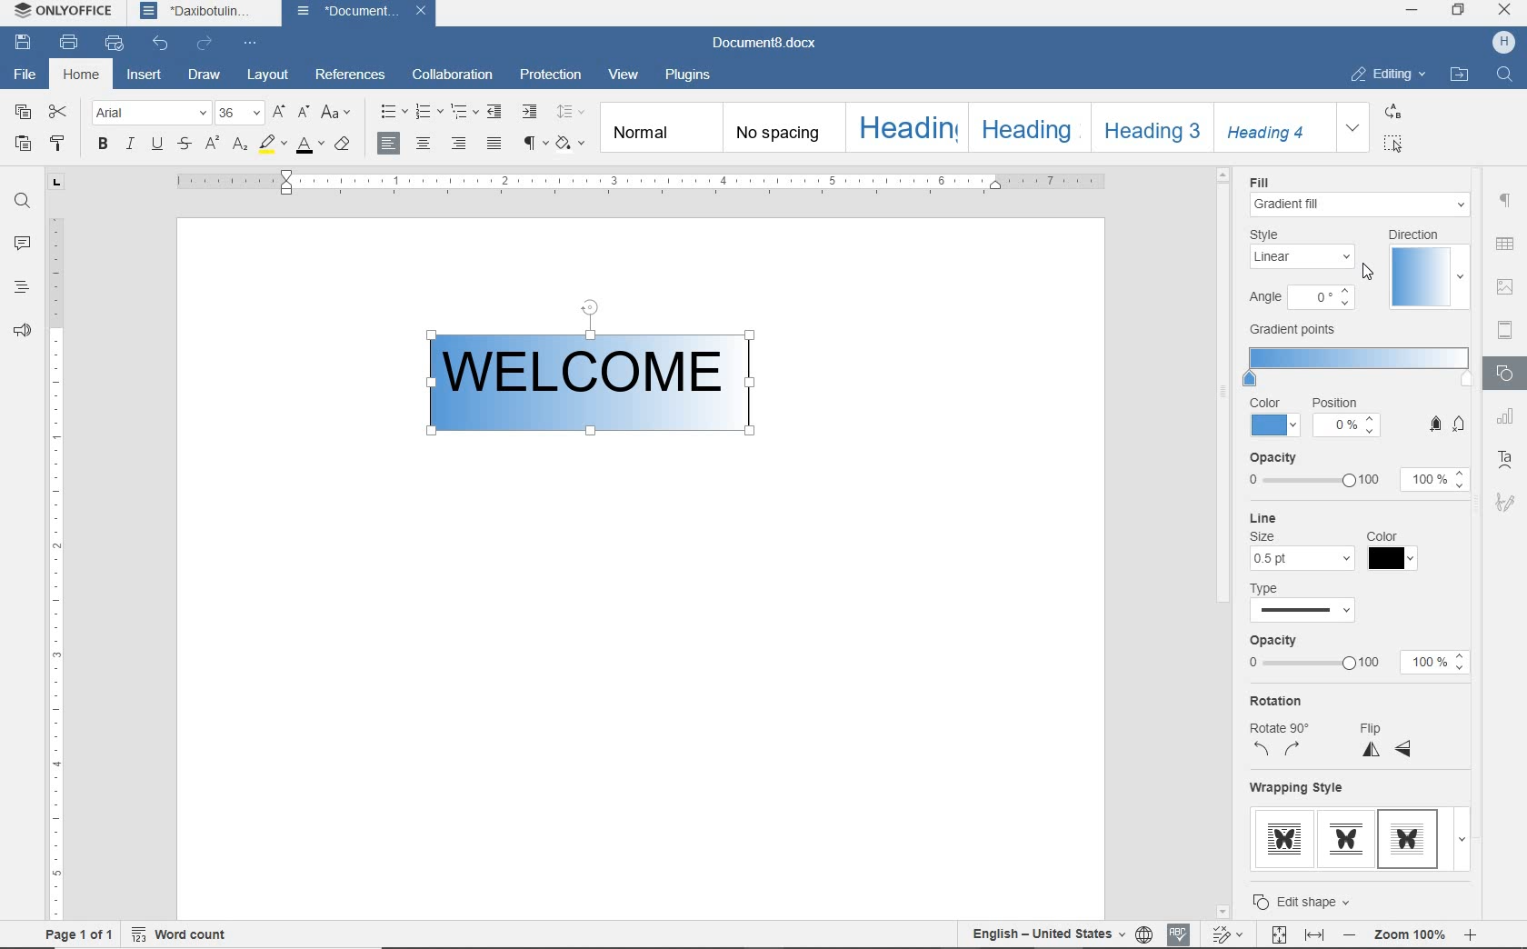 The image size is (1527, 949). Describe the element at coordinates (240, 144) in the screenshot. I see `SUBSCRIPT` at that location.